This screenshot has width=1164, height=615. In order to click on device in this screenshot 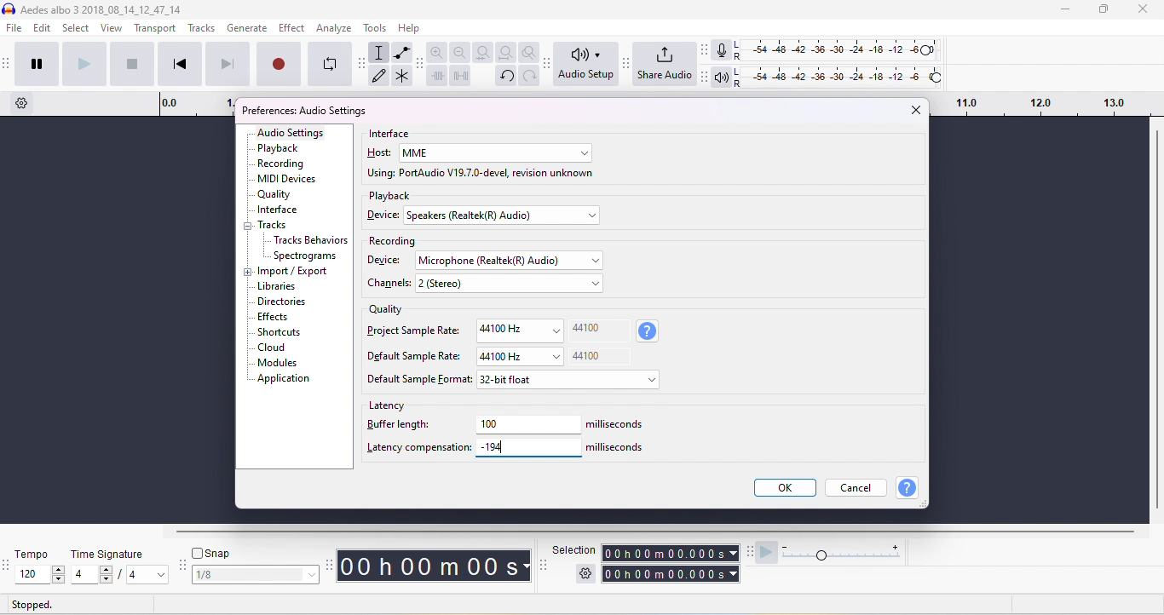, I will do `click(384, 260)`.